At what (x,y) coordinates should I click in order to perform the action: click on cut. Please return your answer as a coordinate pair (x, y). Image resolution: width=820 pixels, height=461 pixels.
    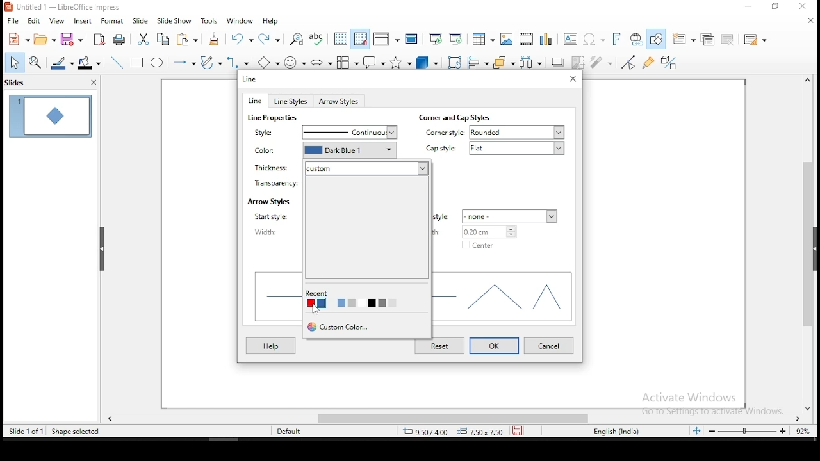
    Looking at the image, I should click on (143, 40).